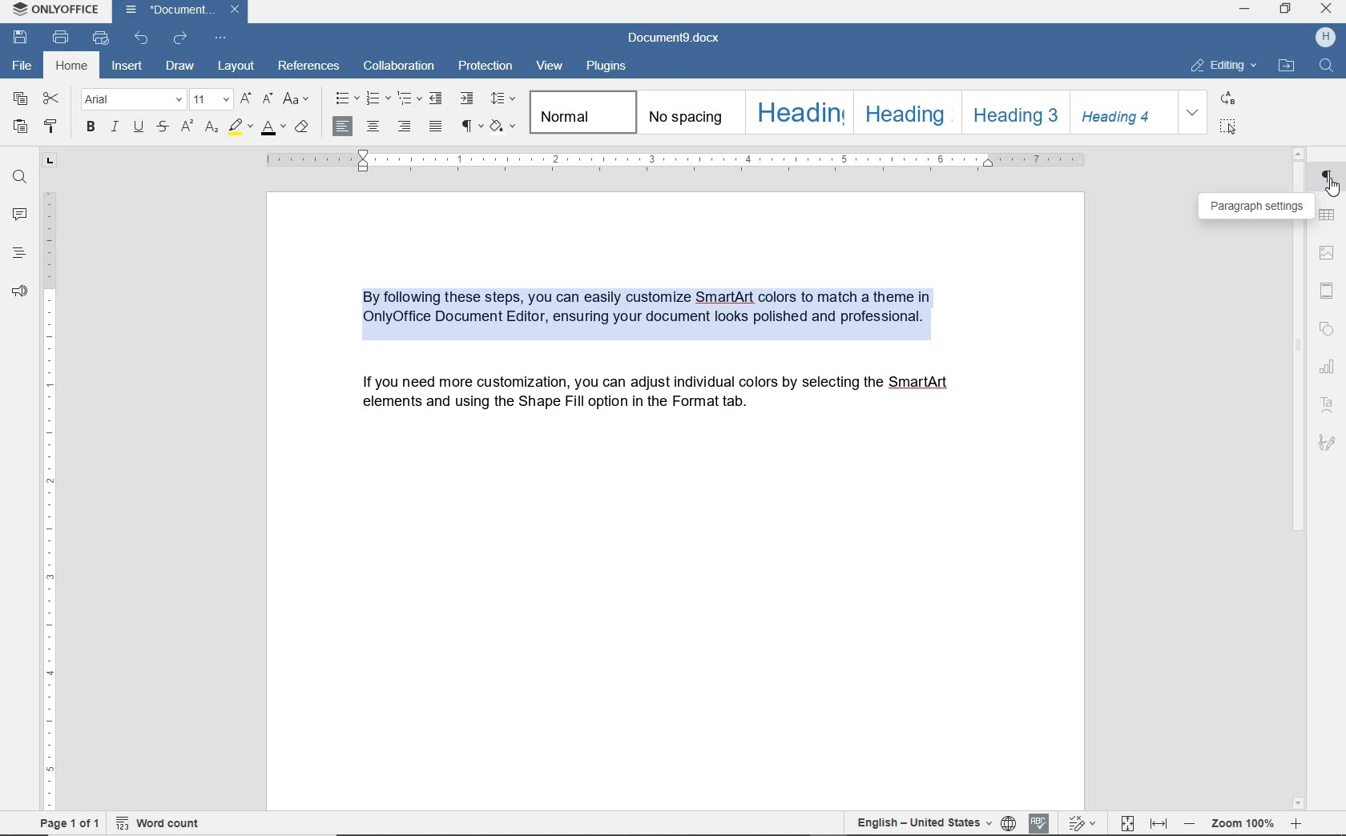 The width and height of the screenshot is (1346, 836). What do you see at coordinates (1329, 328) in the screenshot?
I see `shape` at bounding box center [1329, 328].